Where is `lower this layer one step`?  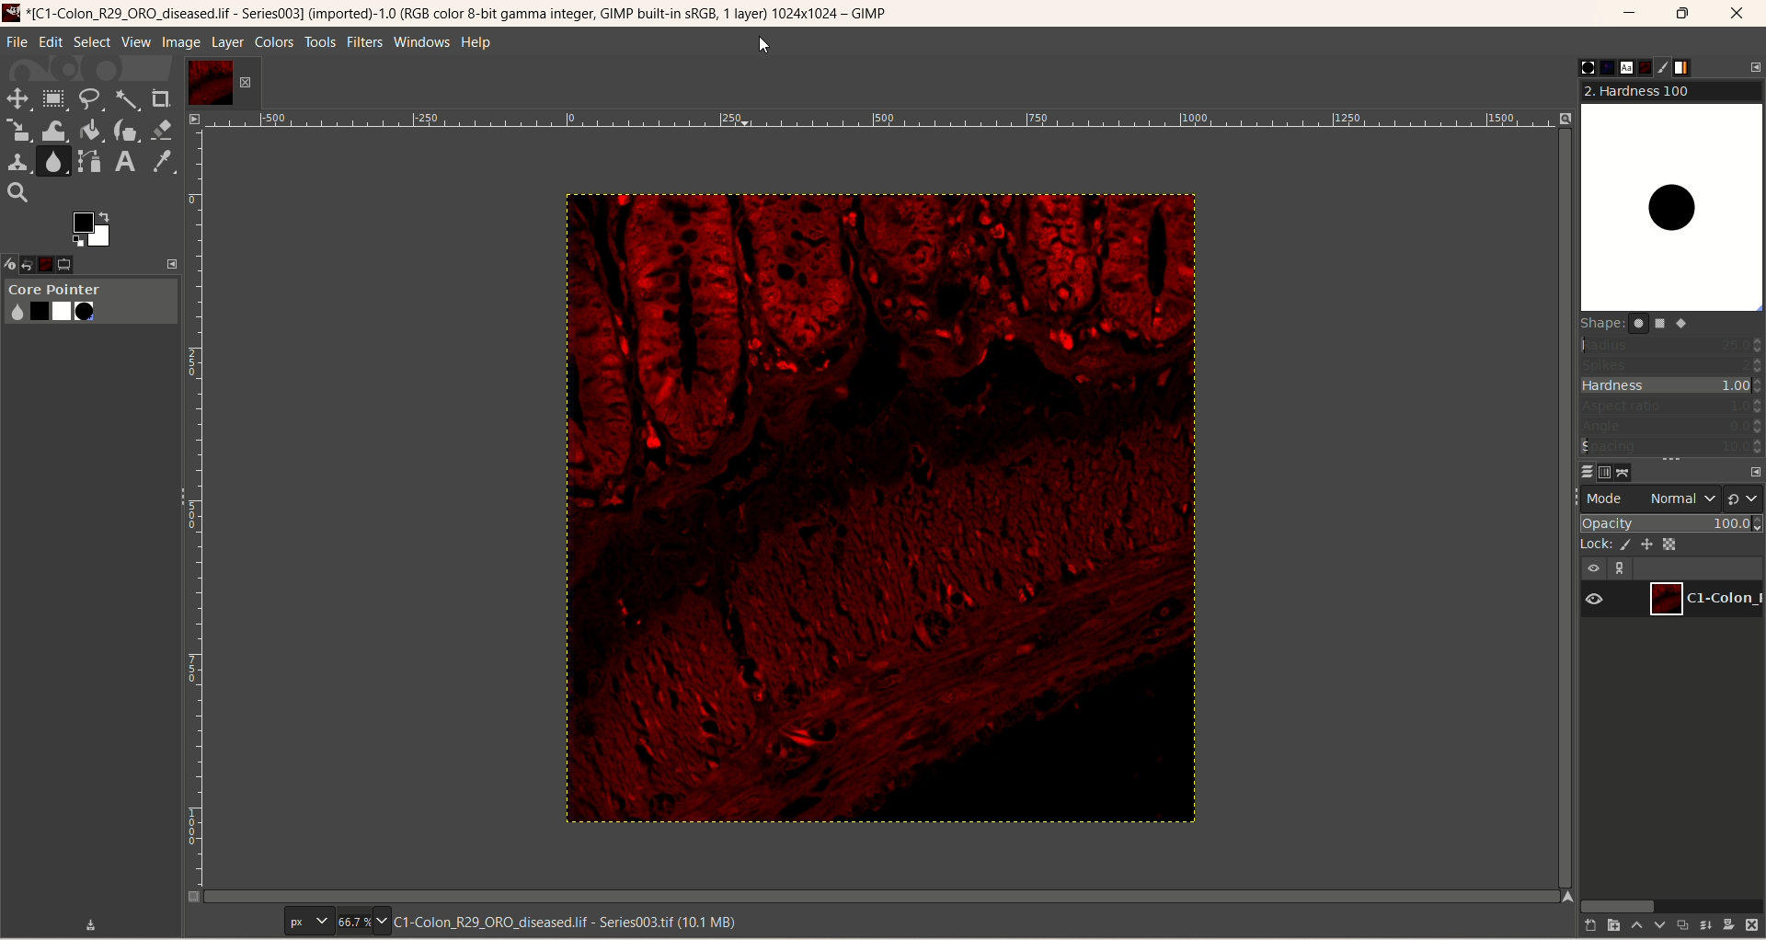 lower this layer one step is located at coordinates (1657, 927).